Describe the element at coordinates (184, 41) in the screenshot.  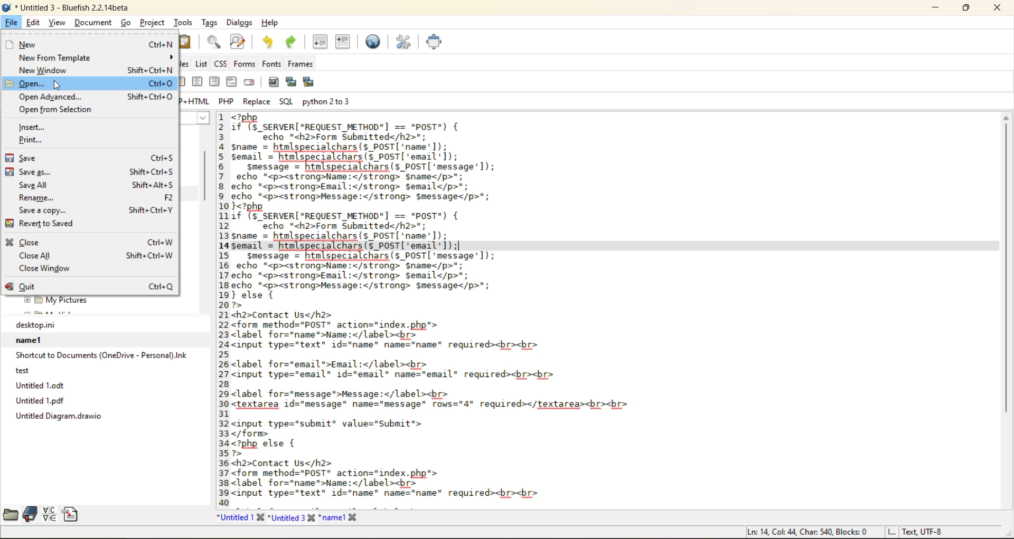
I see `paste` at that location.